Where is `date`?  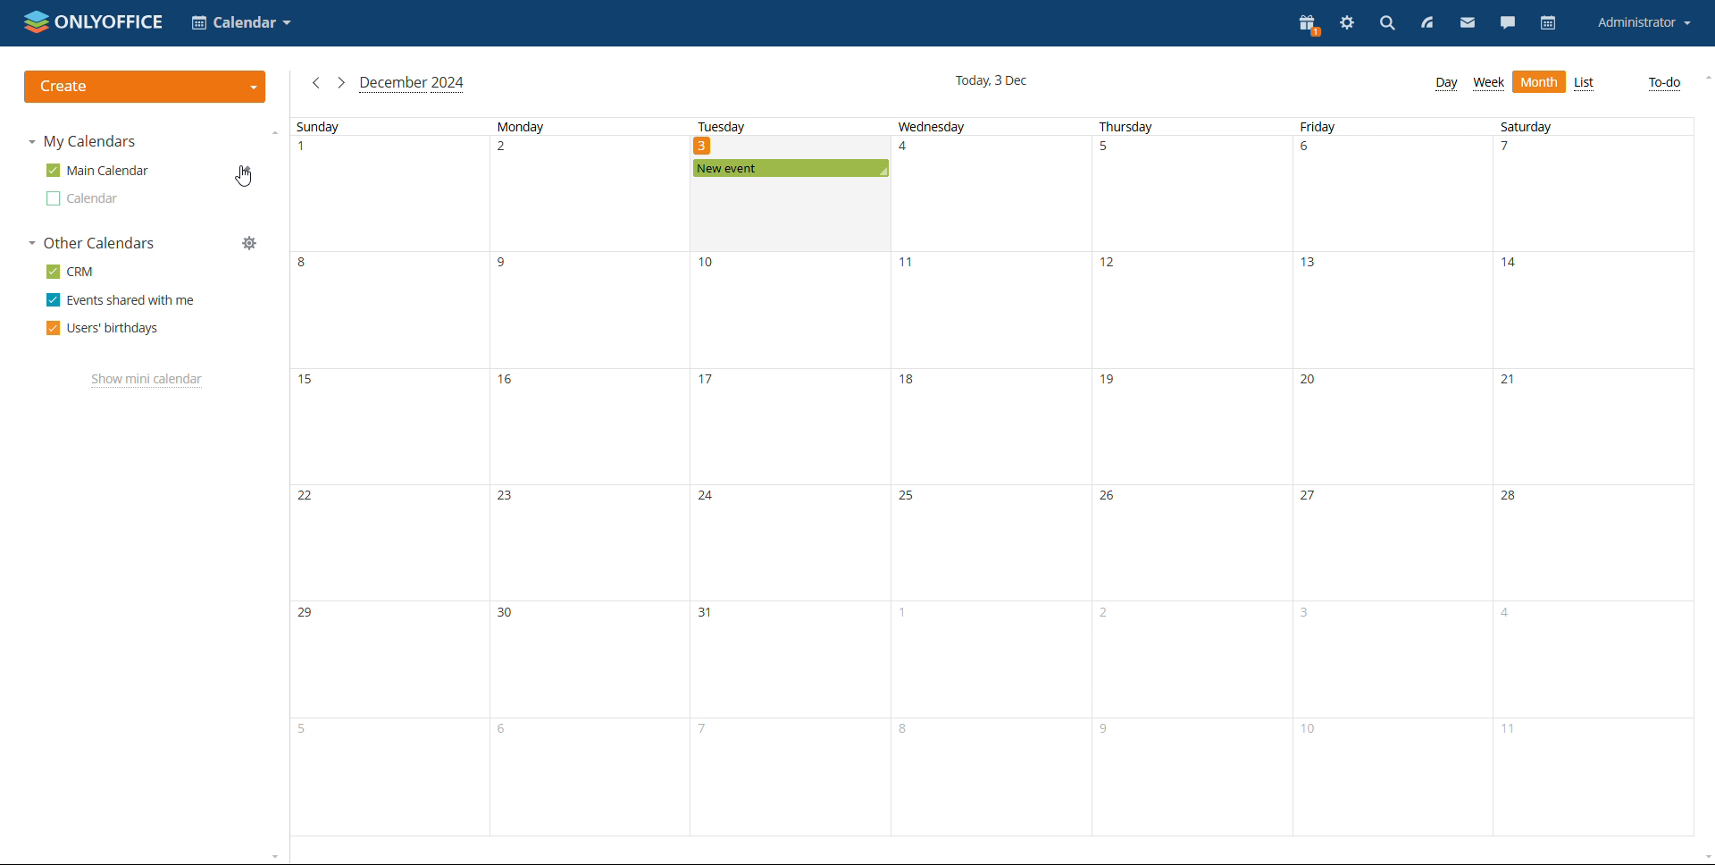 date is located at coordinates (792, 659).